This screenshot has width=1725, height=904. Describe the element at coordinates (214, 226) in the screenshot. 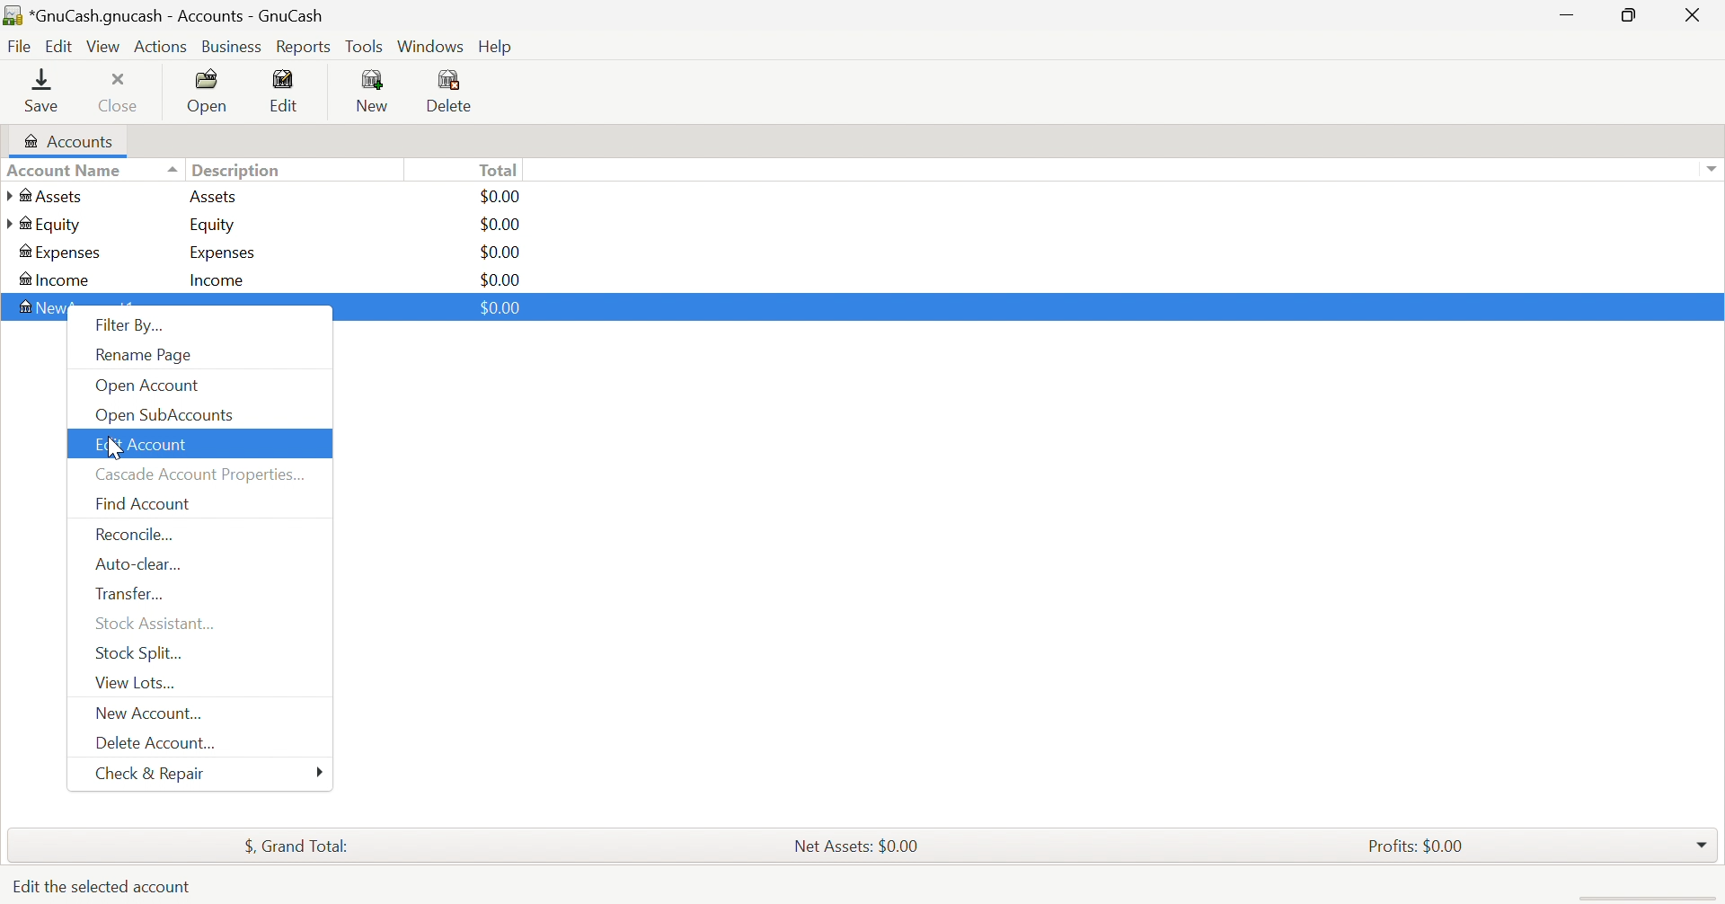

I see `Equity` at that location.